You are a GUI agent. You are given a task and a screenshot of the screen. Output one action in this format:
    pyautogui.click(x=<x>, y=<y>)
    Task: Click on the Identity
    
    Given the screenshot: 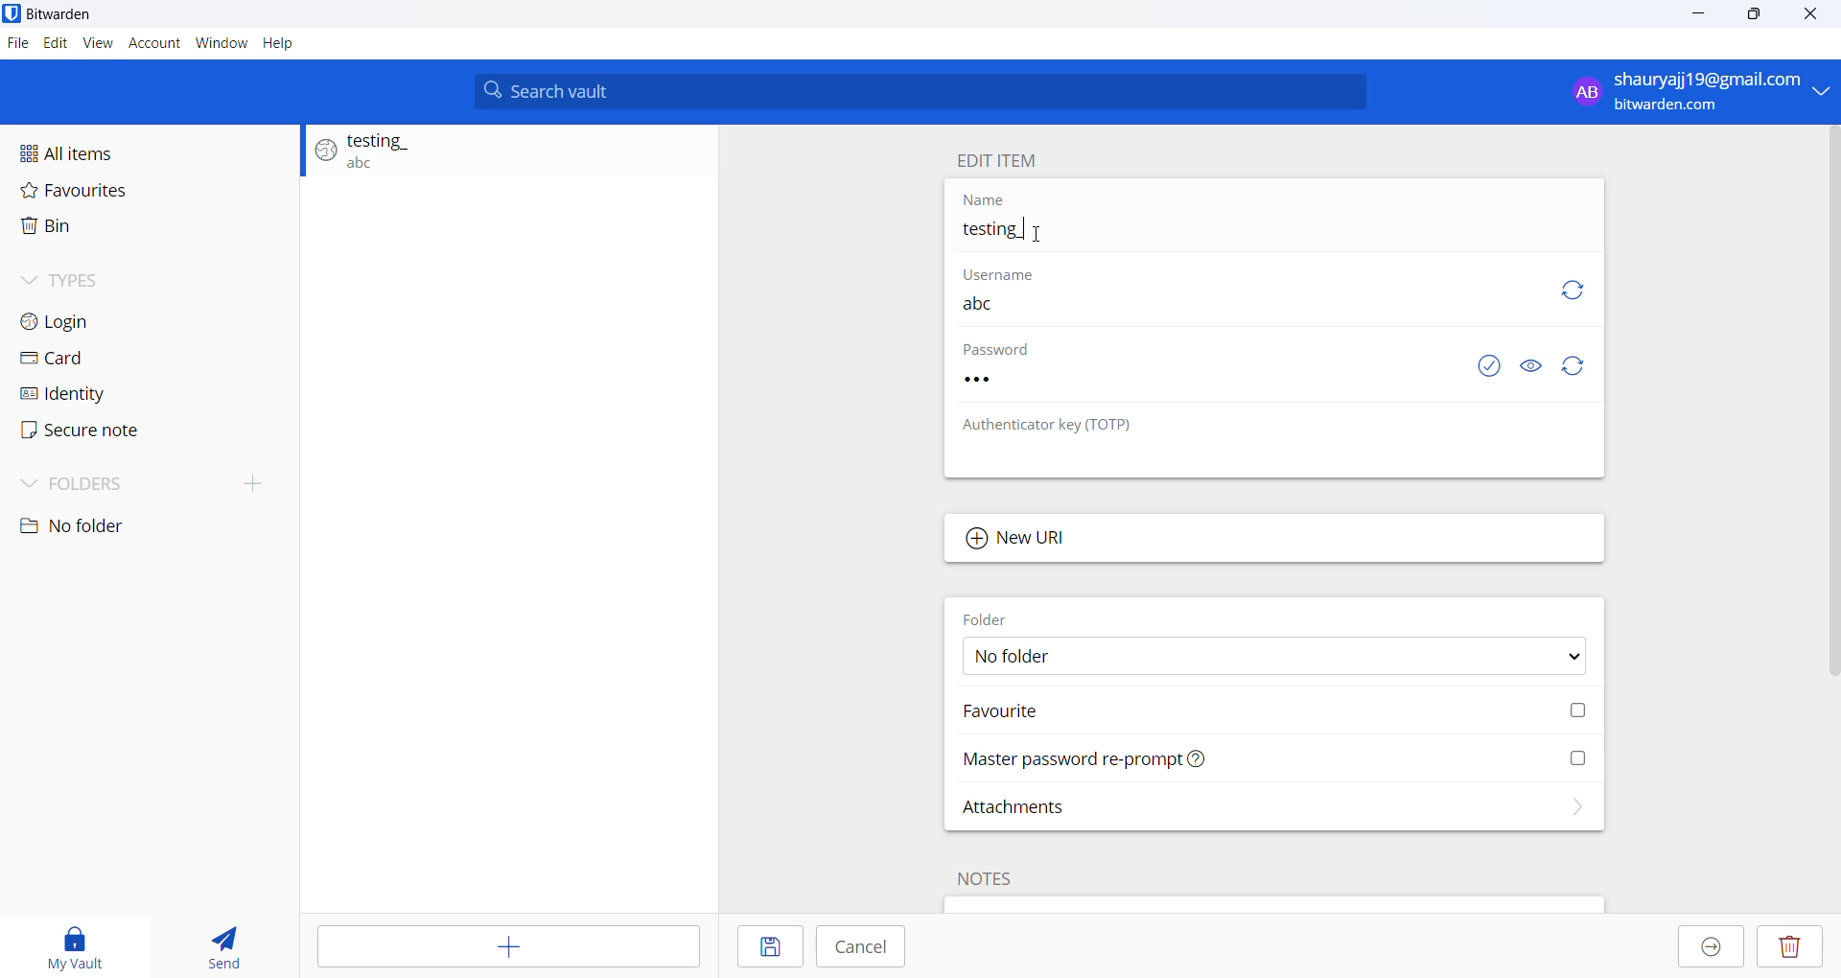 What is the action you would take?
    pyautogui.click(x=119, y=392)
    